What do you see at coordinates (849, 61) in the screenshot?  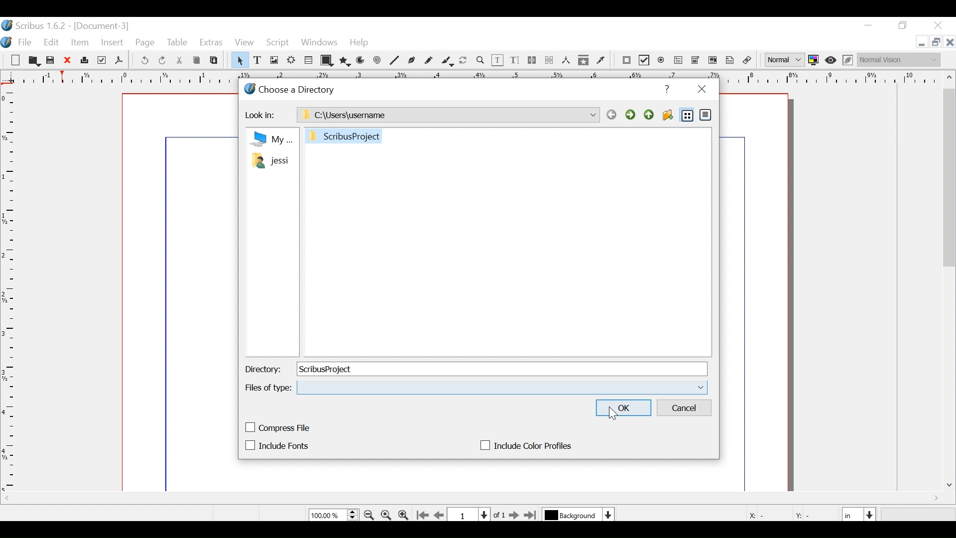 I see `Edit Preview mode` at bounding box center [849, 61].